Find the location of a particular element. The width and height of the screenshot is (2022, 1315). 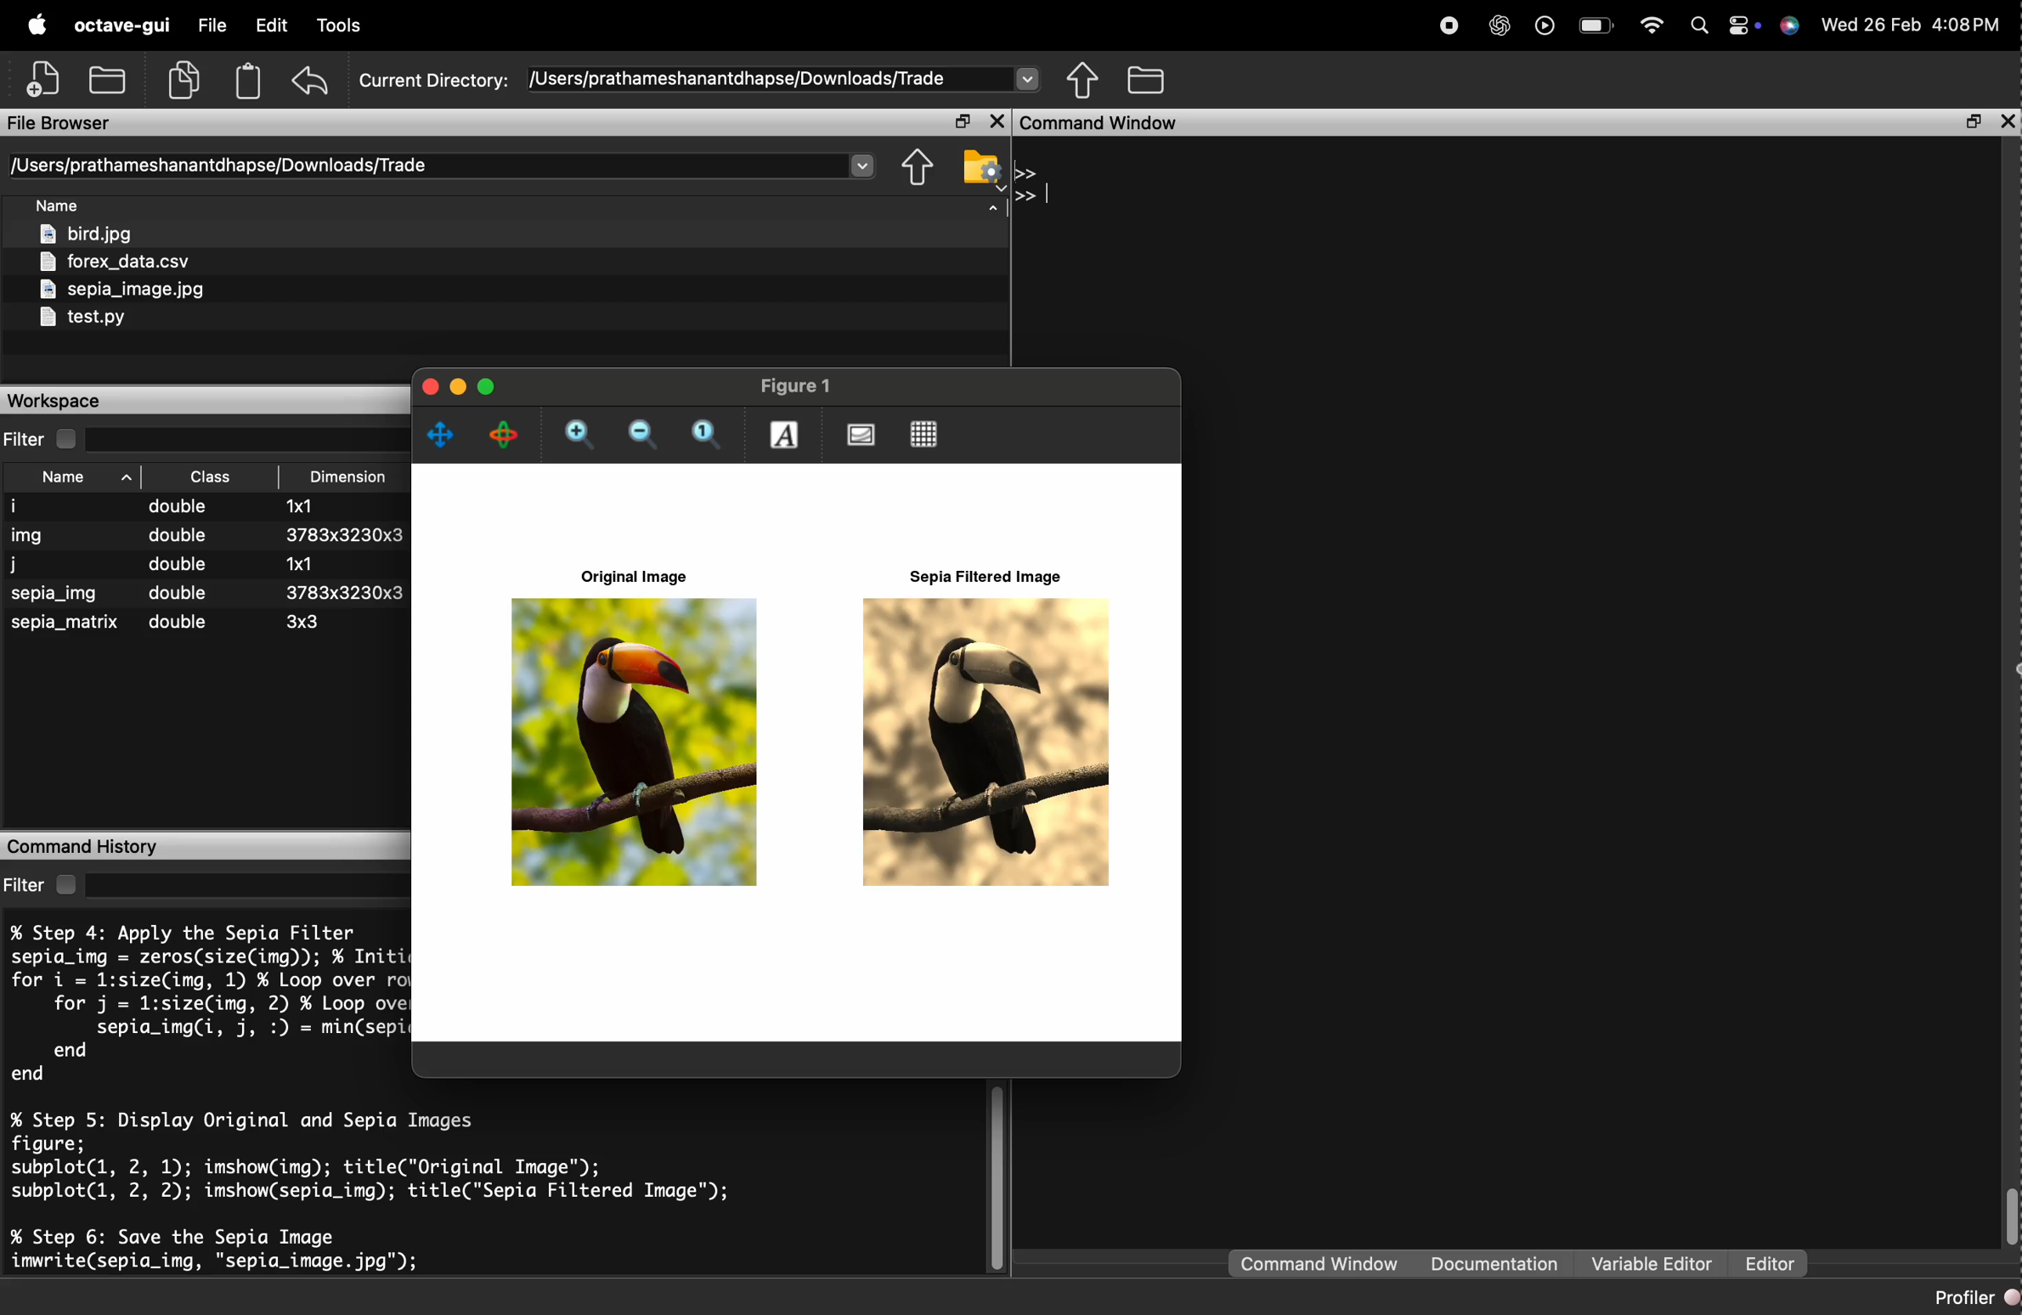

insert text is located at coordinates (785, 435).